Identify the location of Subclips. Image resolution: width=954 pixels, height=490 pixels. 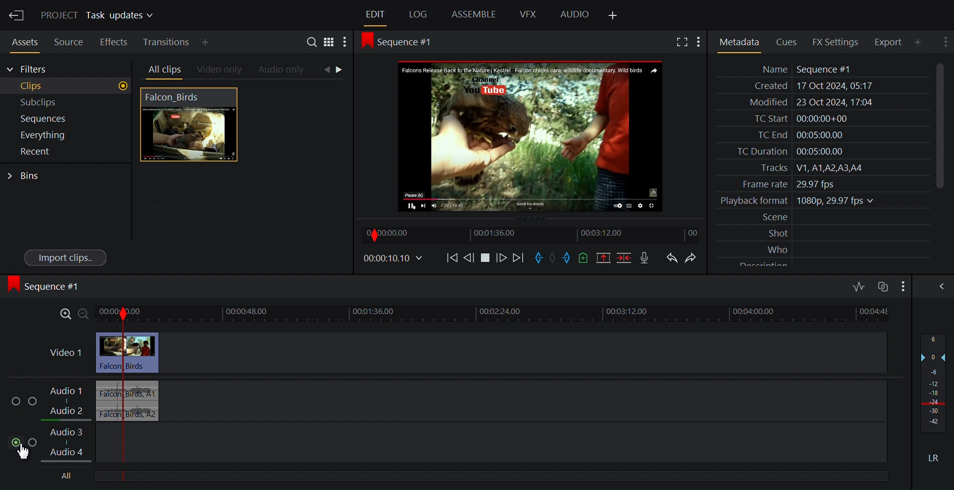
(67, 103).